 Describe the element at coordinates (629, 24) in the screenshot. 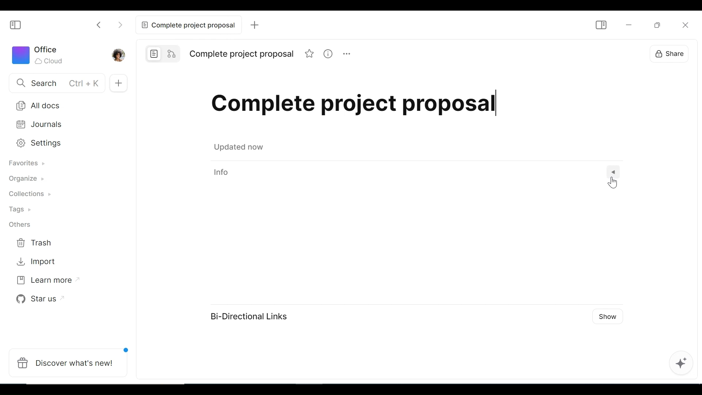

I see `minimize` at that location.